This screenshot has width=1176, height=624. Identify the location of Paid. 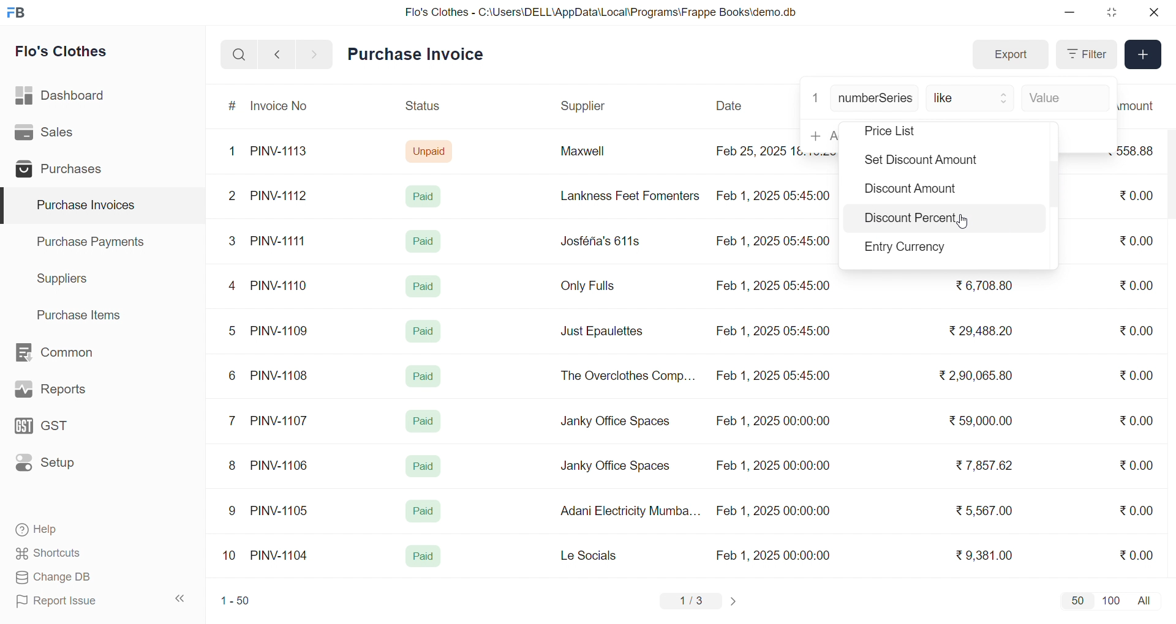
(424, 241).